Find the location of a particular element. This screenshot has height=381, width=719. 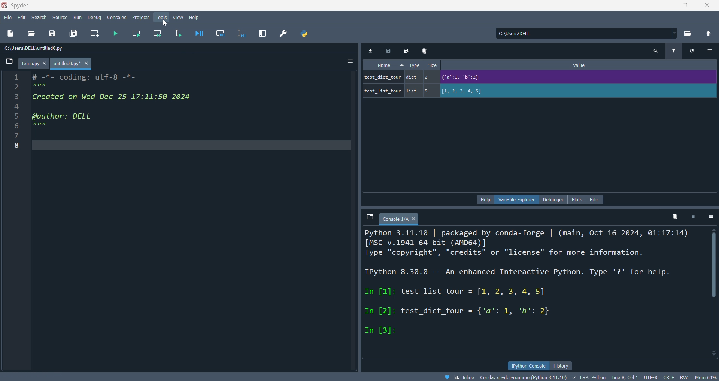

cursor is located at coordinates (165, 23).